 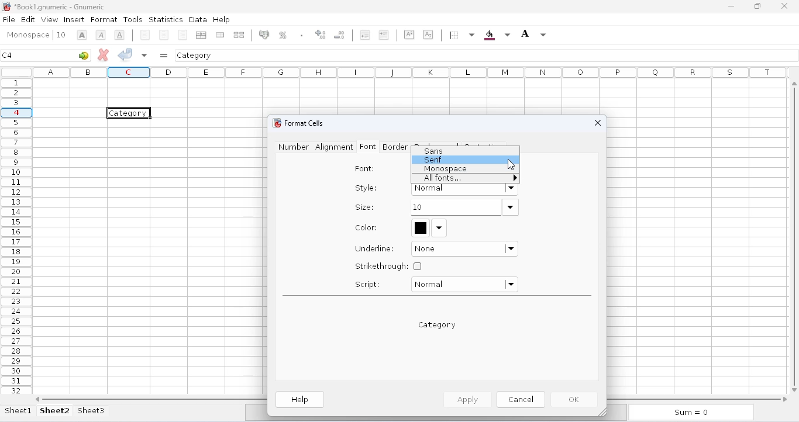 I want to click on logo, so click(x=6, y=6).